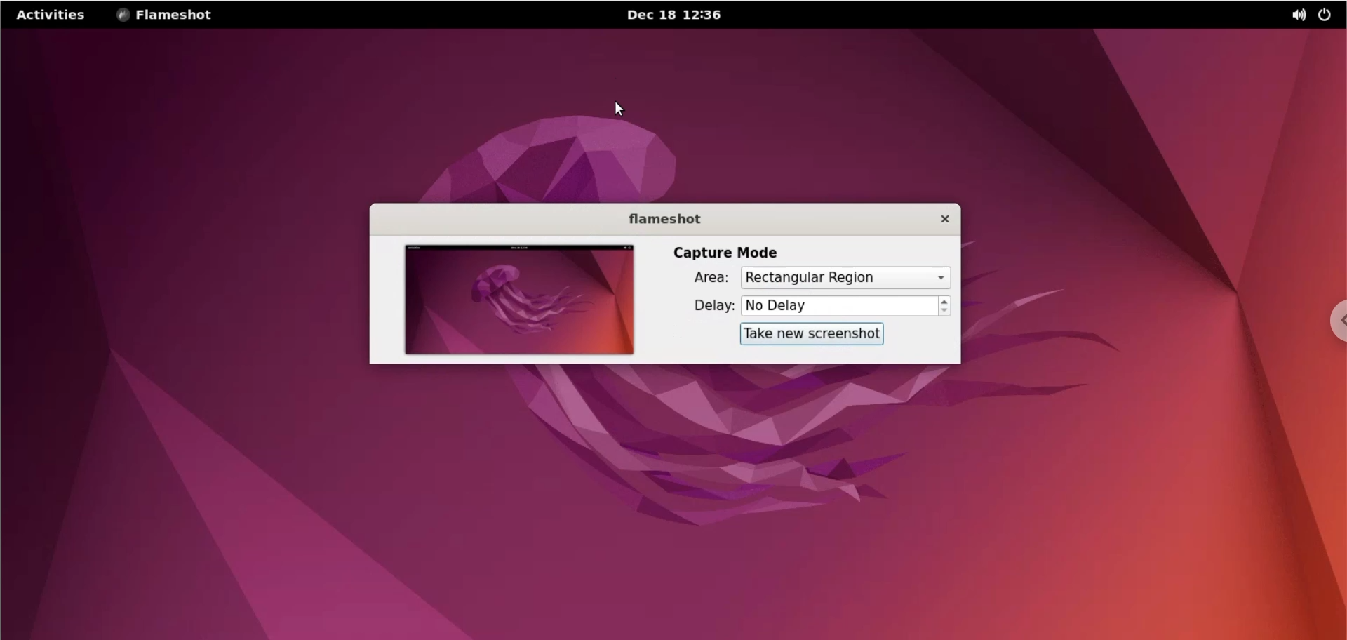 The image size is (1347, 640). What do you see at coordinates (845, 278) in the screenshot?
I see `area options` at bounding box center [845, 278].